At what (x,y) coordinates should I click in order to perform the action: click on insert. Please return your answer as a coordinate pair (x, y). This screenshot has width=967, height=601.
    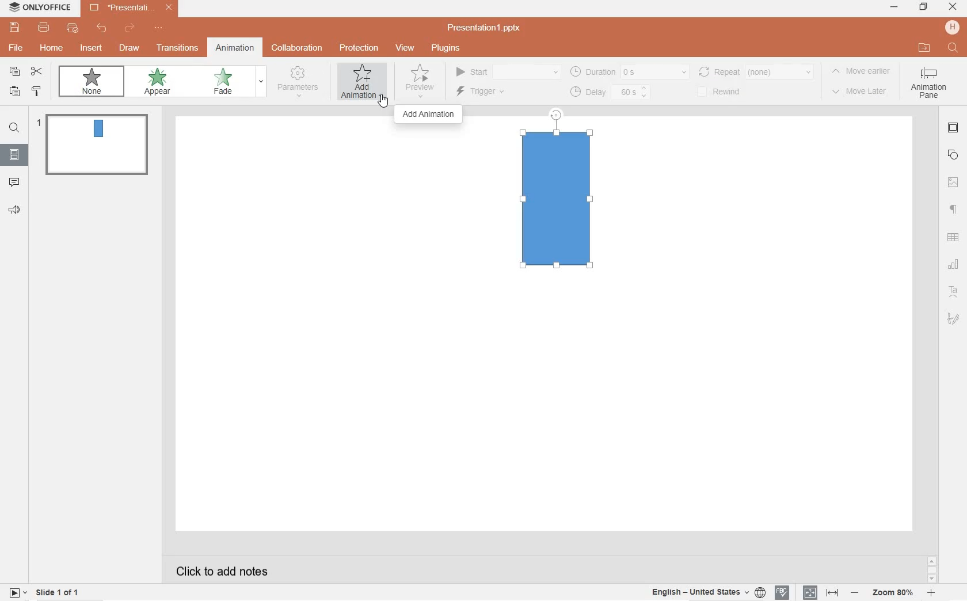
    Looking at the image, I should click on (93, 51).